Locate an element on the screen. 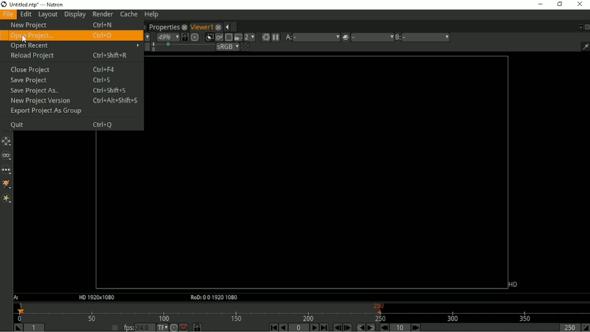 The width and height of the screenshot is (590, 332). Edit is located at coordinates (25, 15).